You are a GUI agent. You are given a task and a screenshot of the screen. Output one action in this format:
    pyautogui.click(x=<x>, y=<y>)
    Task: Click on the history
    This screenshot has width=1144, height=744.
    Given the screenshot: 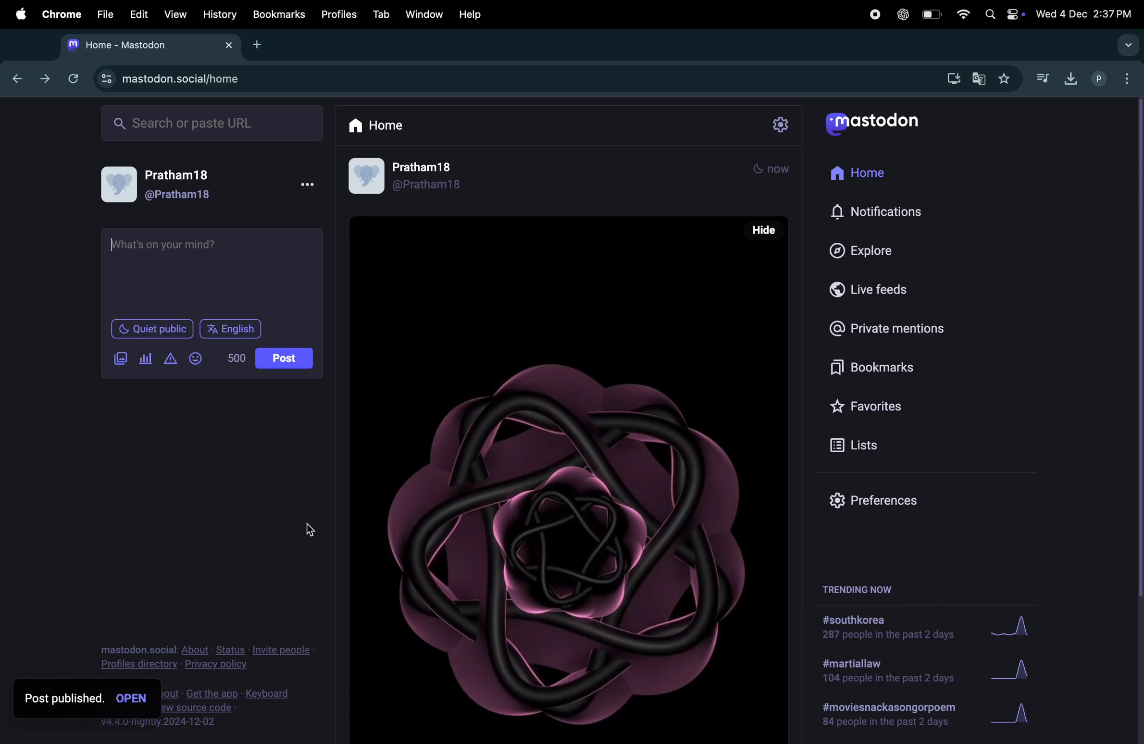 What is the action you would take?
    pyautogui.click(x=221, y=14)
    